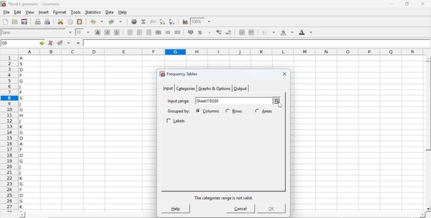  What do you see at coordinates (185, 88) in the screenshot?
I see `categories` at bounding box center [185, 88].